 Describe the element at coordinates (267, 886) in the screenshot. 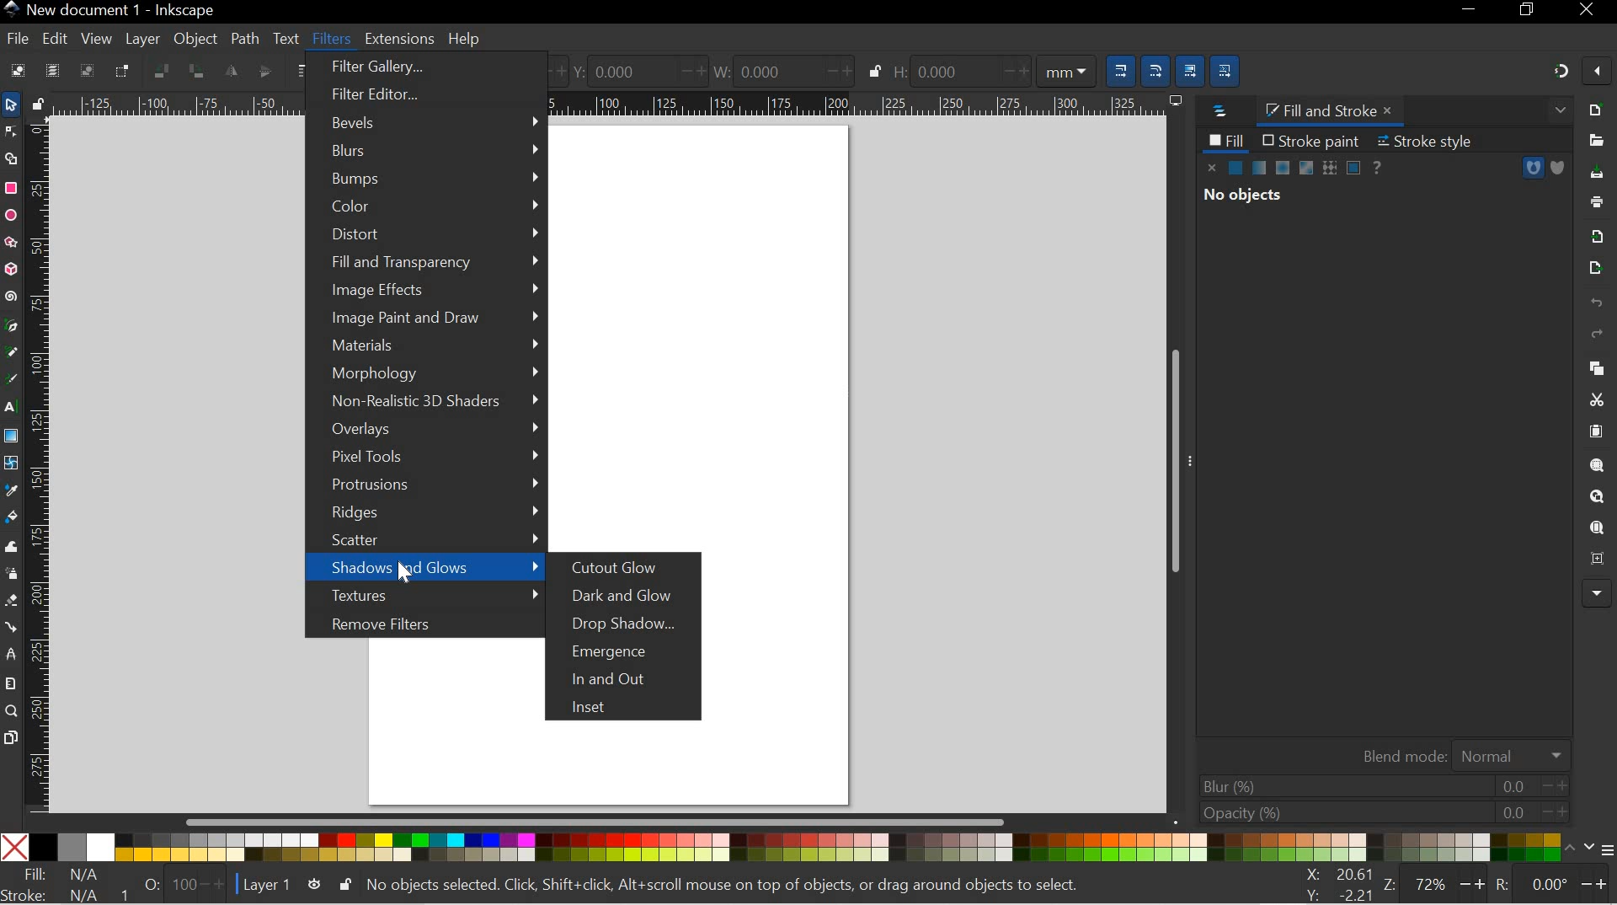

I see `LAYER 1` at that location.